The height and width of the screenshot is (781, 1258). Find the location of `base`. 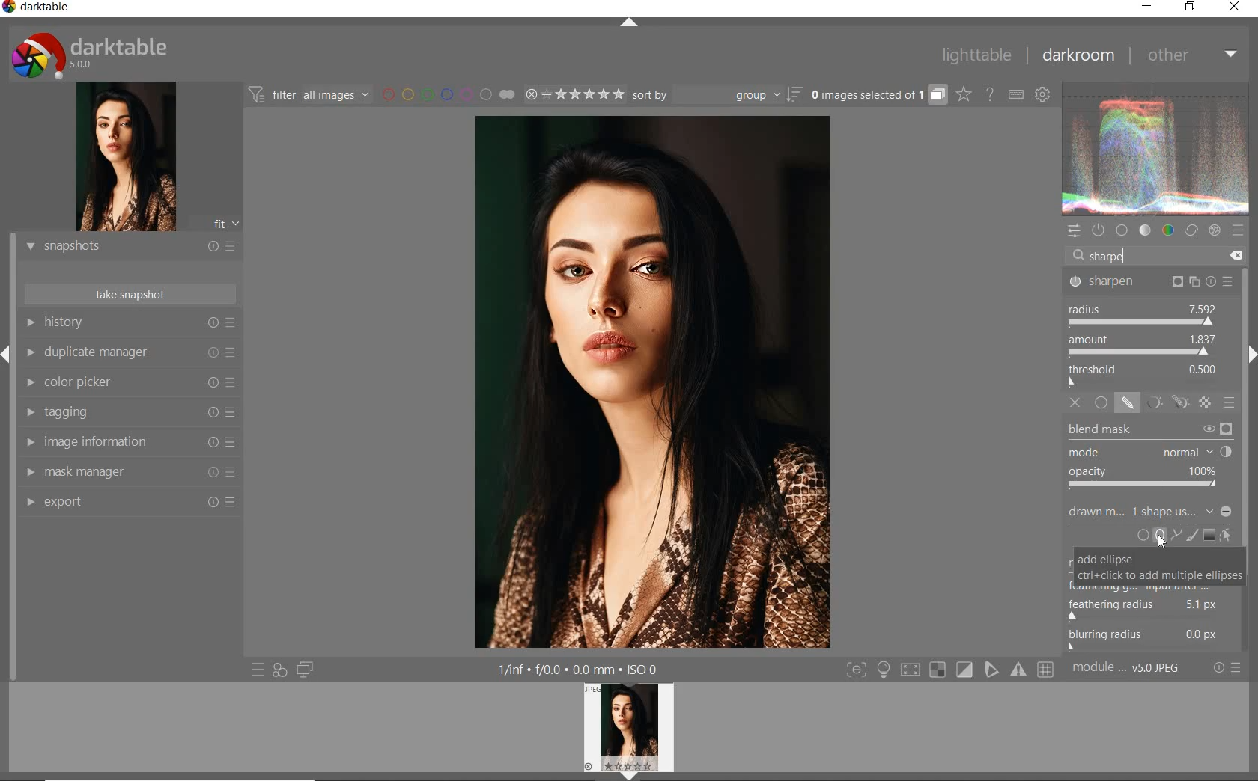

base is located at coordinates (1122, 230).